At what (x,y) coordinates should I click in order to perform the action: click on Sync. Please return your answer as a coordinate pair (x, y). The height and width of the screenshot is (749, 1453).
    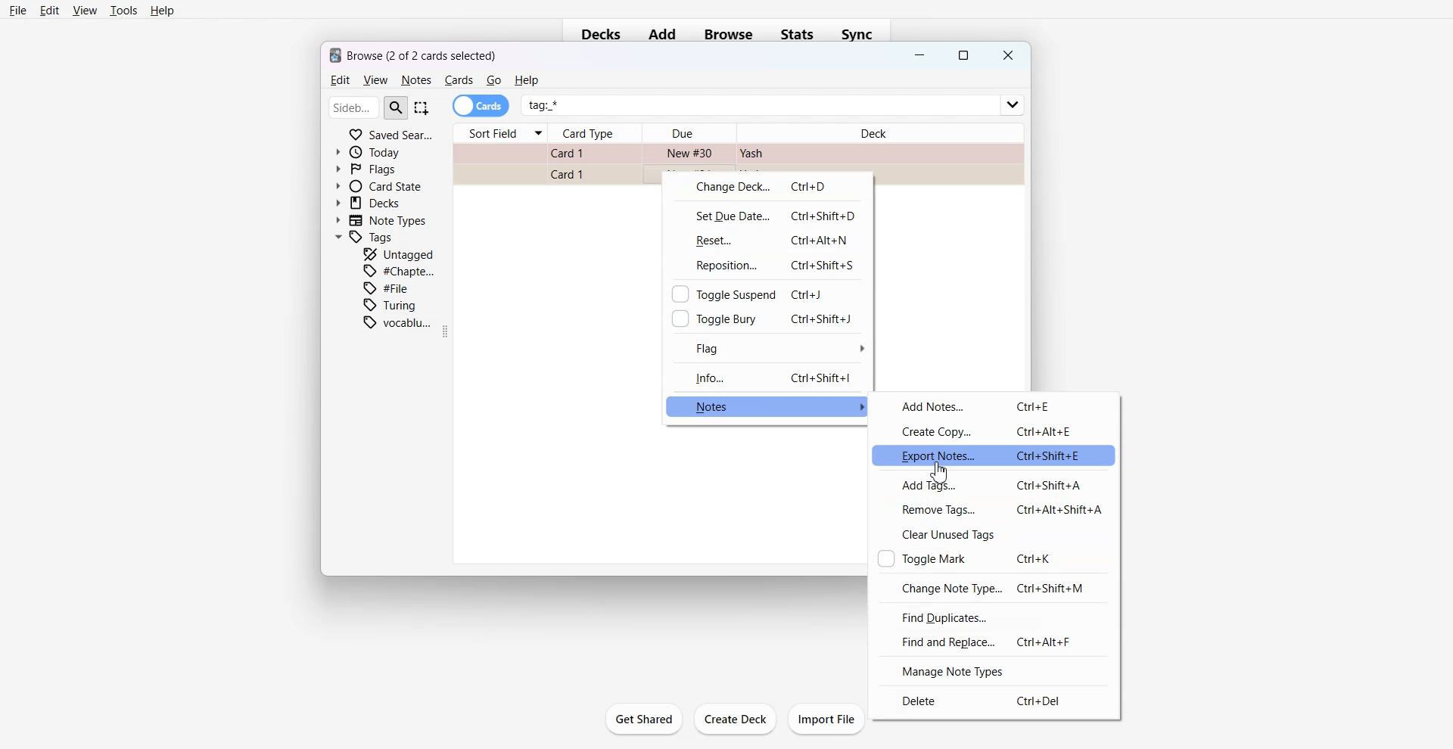
    Looking at the image, I should click on (862, 34).